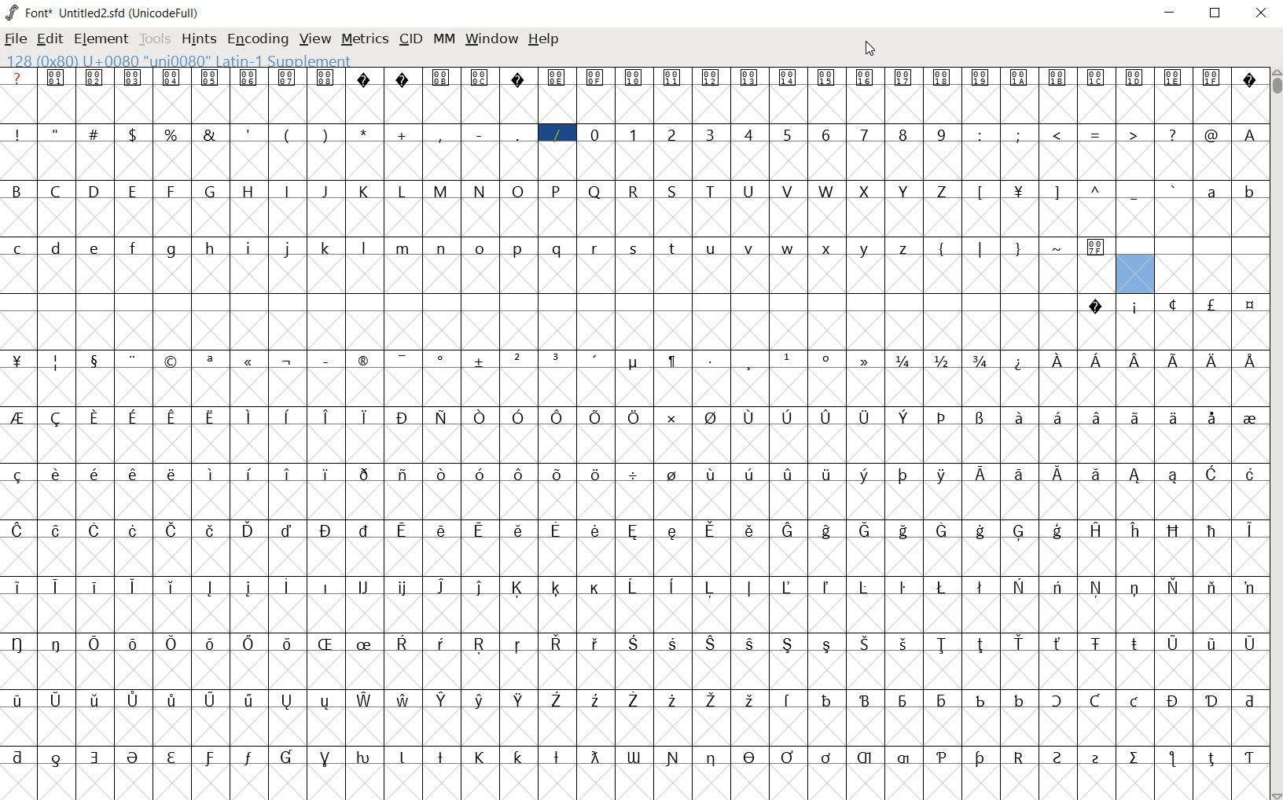  What do you see at coordinates (55, 586) in the screenshot?
I see `glyph` at bounding box center [55, 586].